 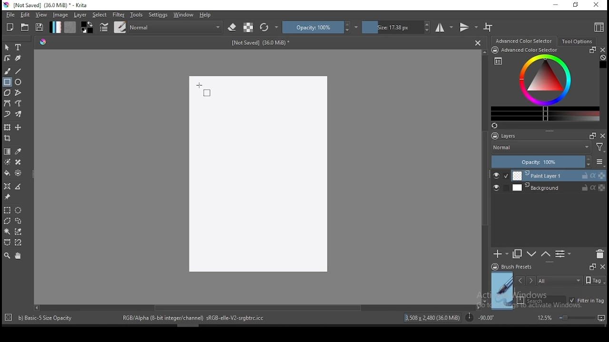 I want to click on paint bucket tool, so click(x=7, y=173).